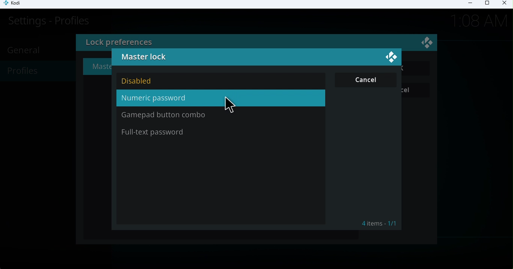  What do you see at coordinates (487, 4) in the screenshot?
I see `Maximize` at bounding box center [487, 4].